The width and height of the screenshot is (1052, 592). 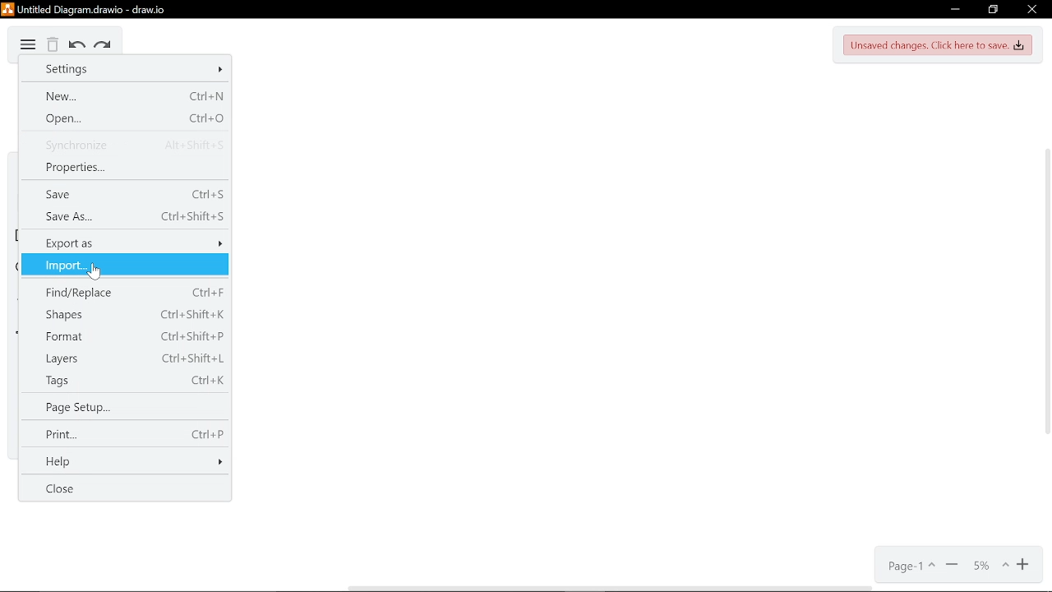 I want to click on Export as, so click(x=123, y=241).